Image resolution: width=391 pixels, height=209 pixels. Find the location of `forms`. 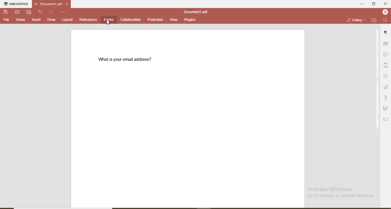

forms is located at coordinates (109, 19).